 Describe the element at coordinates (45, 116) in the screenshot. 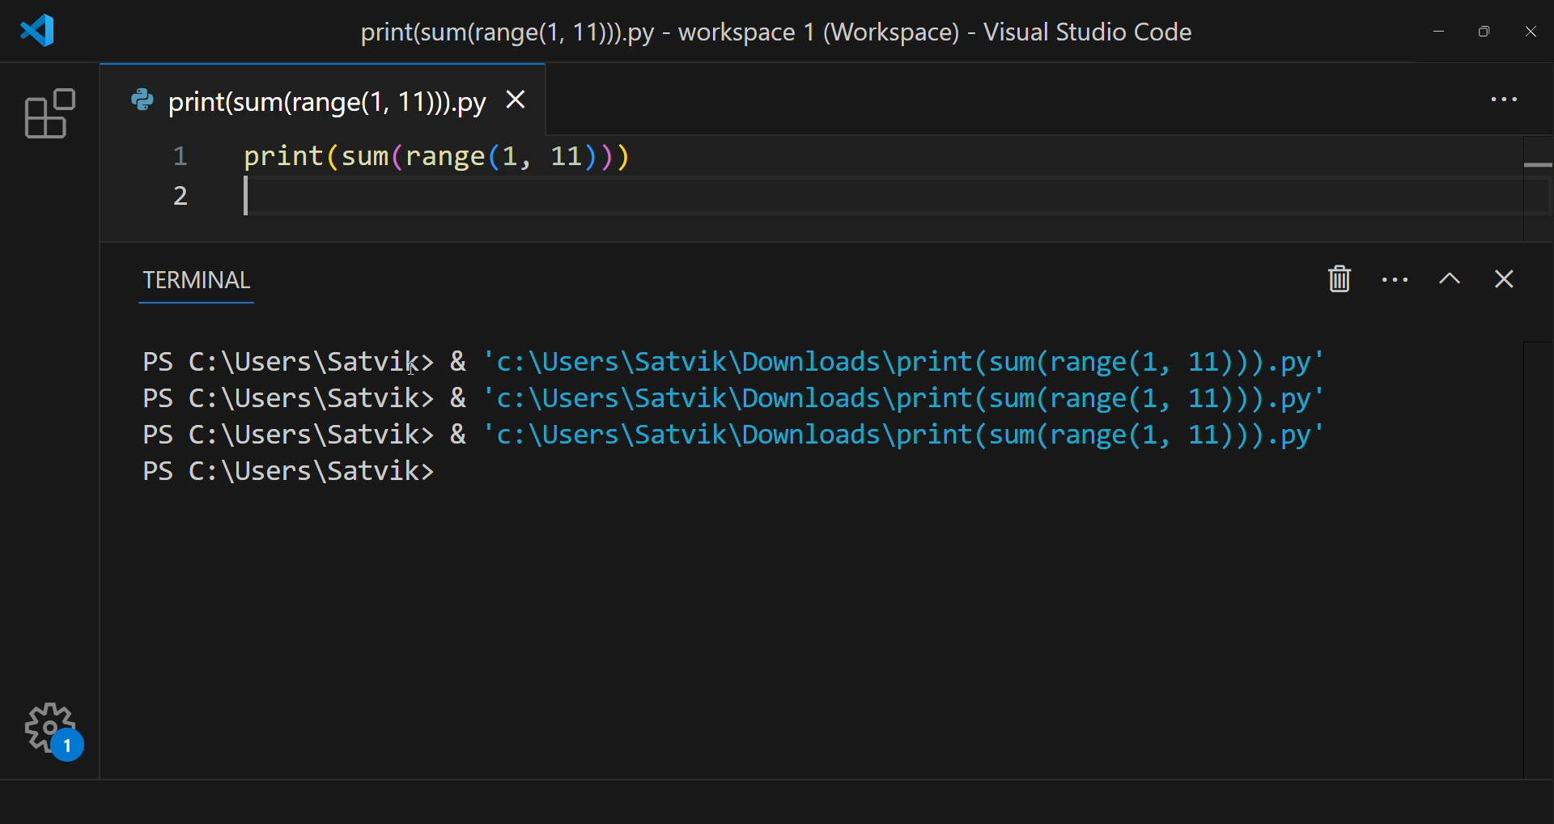

I see `extension` at that location.